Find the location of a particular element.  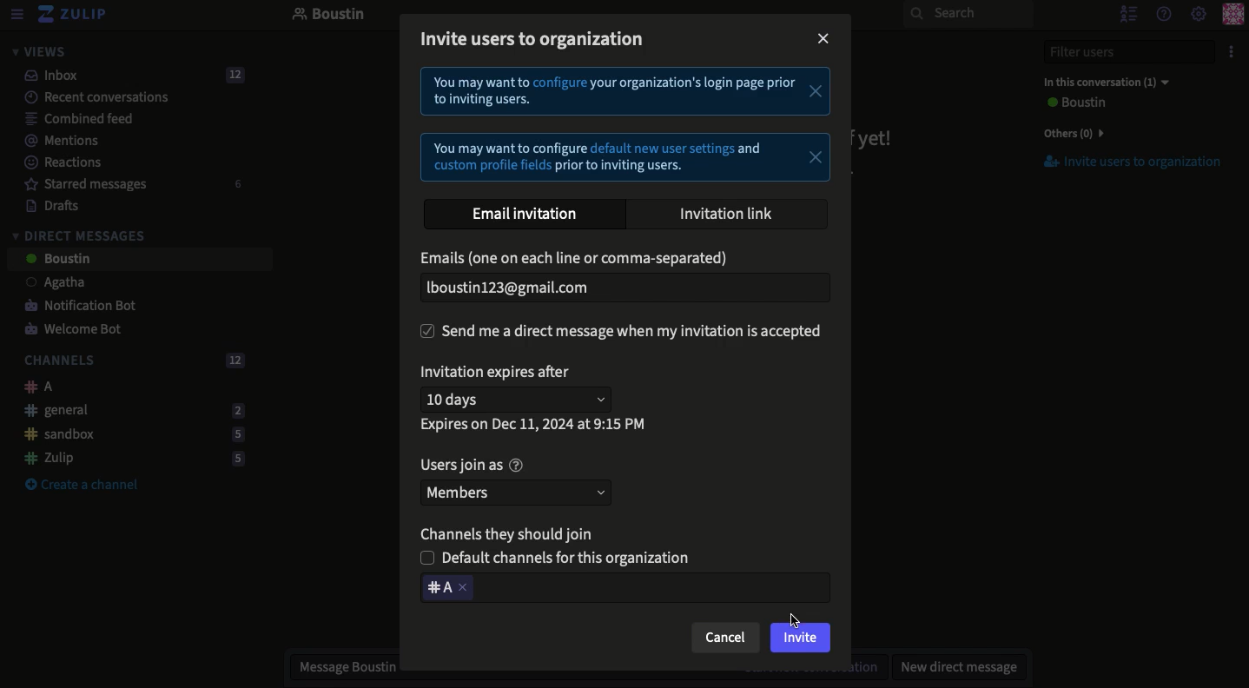

Search  is located at coordinates (968, 14).